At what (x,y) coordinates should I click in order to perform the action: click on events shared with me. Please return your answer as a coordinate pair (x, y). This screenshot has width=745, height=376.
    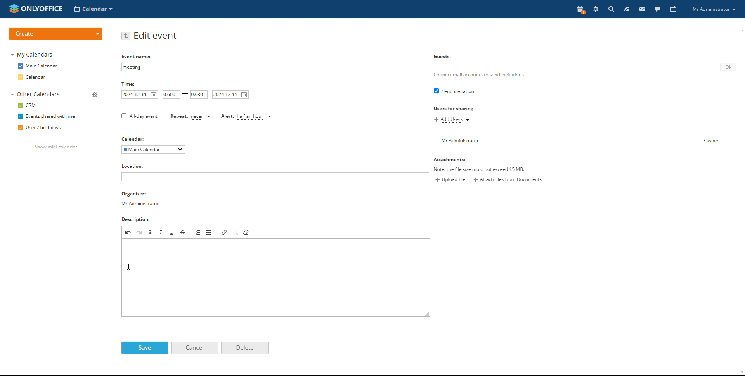
    Looking at the image, I should click on (46, 117).